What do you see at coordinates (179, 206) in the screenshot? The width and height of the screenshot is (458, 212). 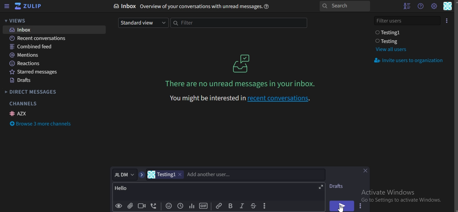 I see `add global time` at bounding box center [179, 206].